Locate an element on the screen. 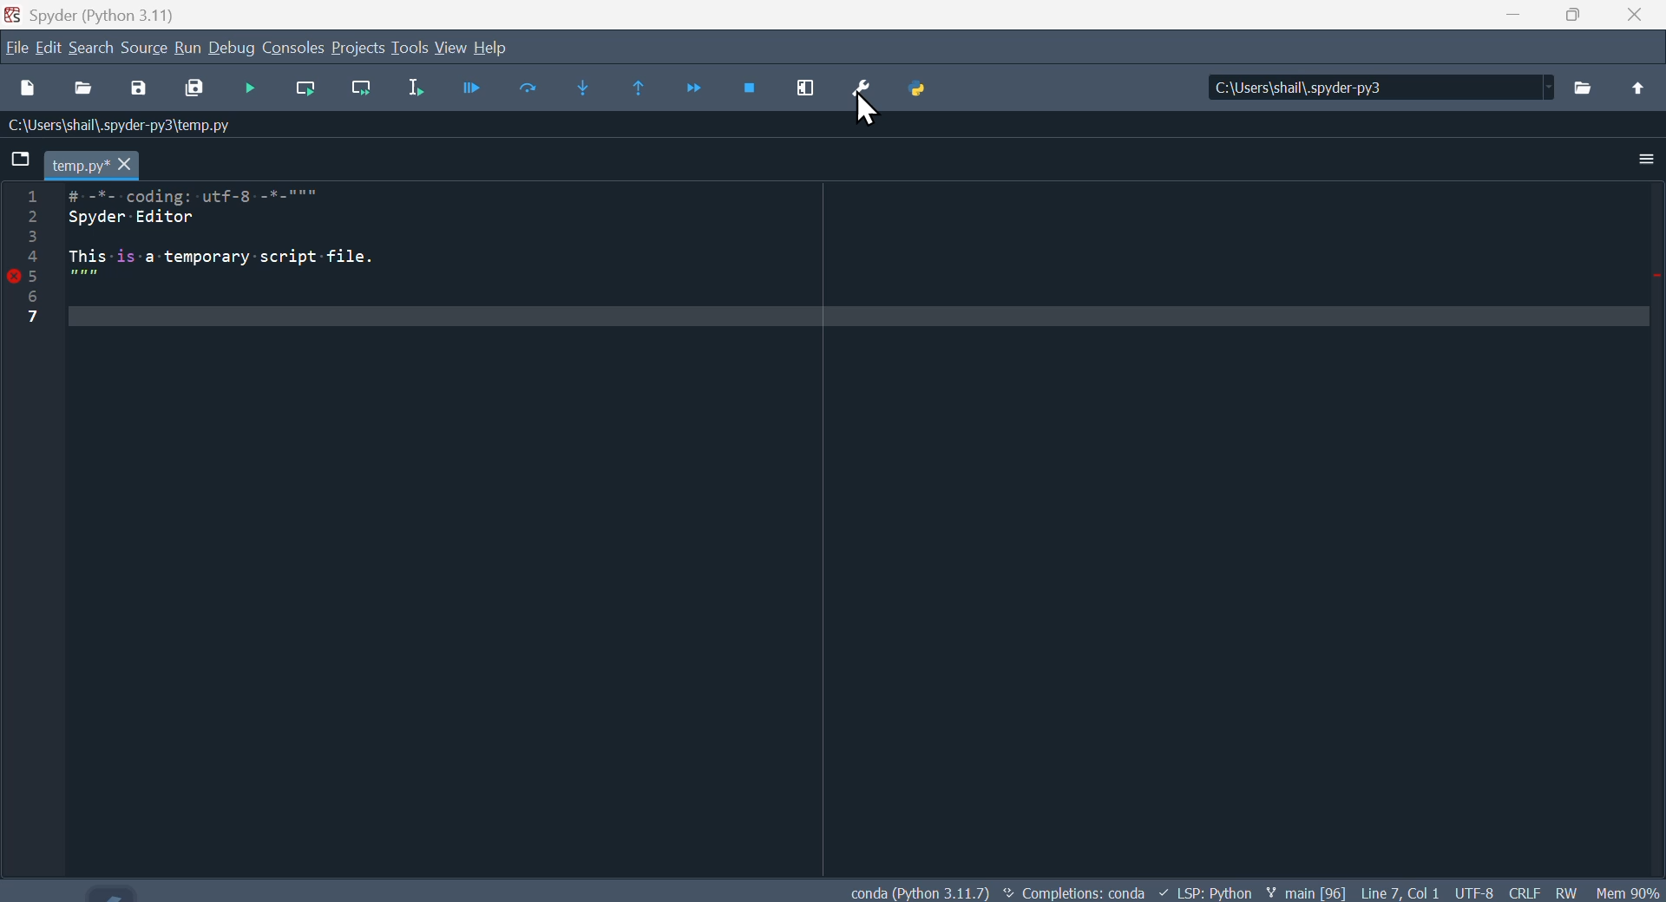 The image size is (1666, 902). Spyder is located at coordinates (110, 14).